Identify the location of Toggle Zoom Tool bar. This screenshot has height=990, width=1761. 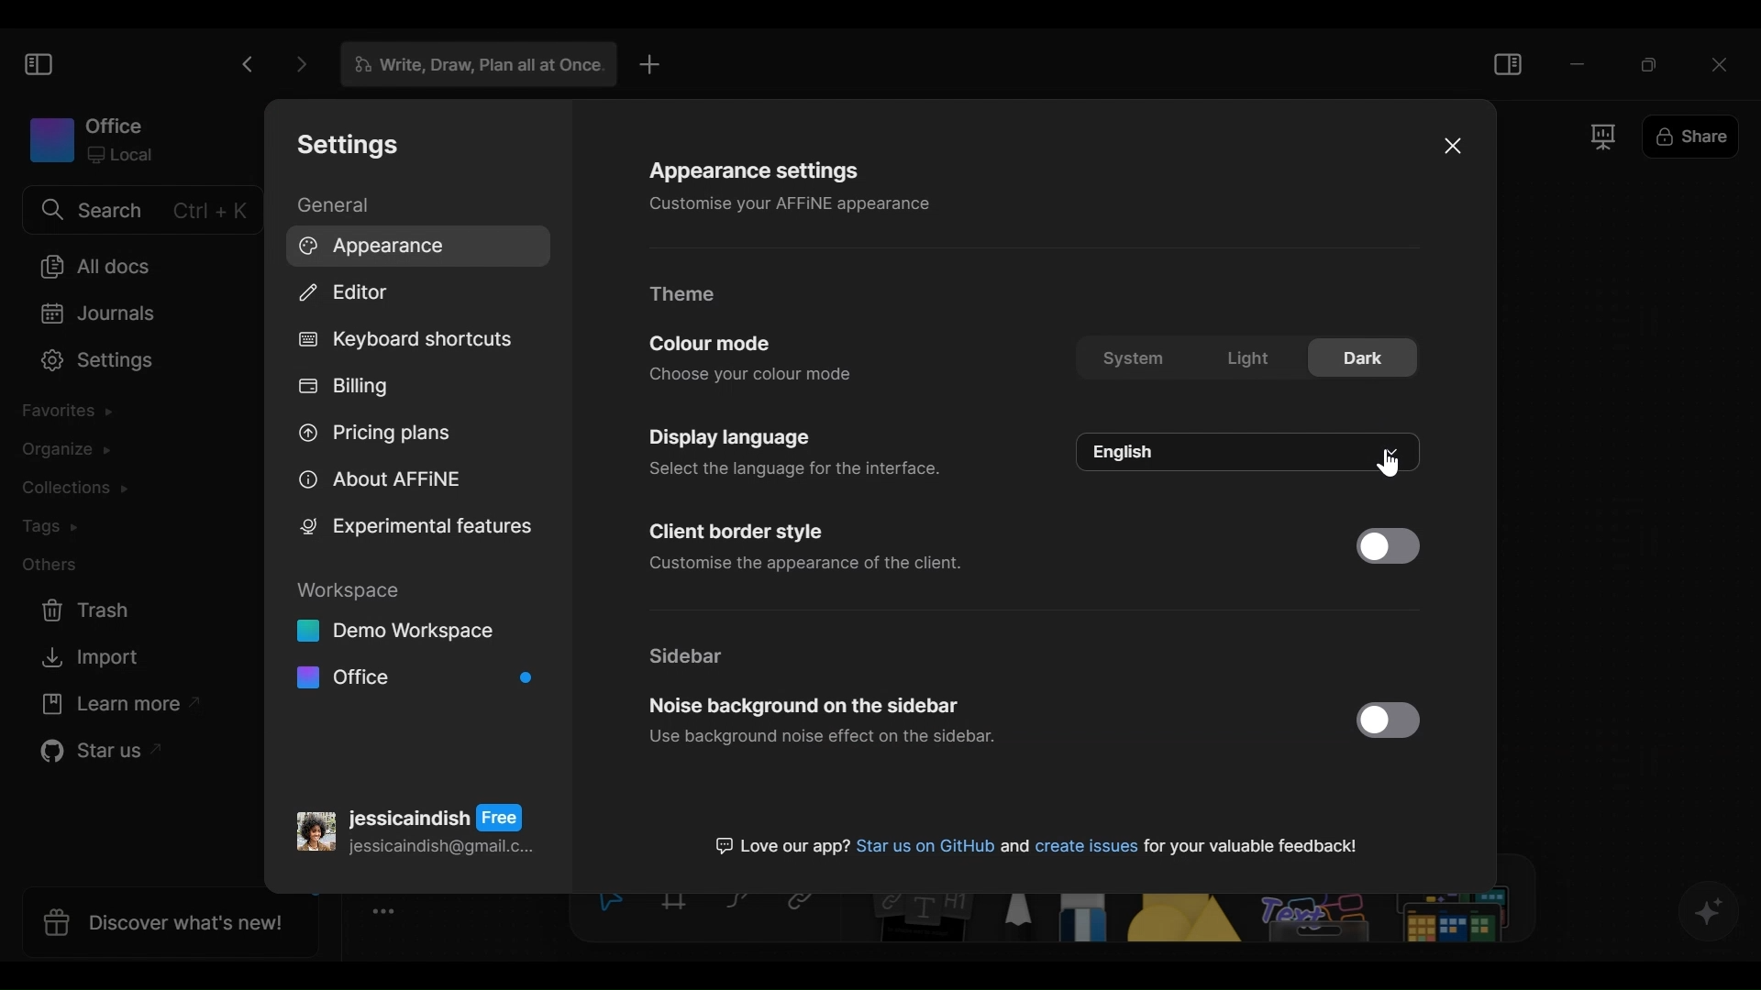
(390, 912).